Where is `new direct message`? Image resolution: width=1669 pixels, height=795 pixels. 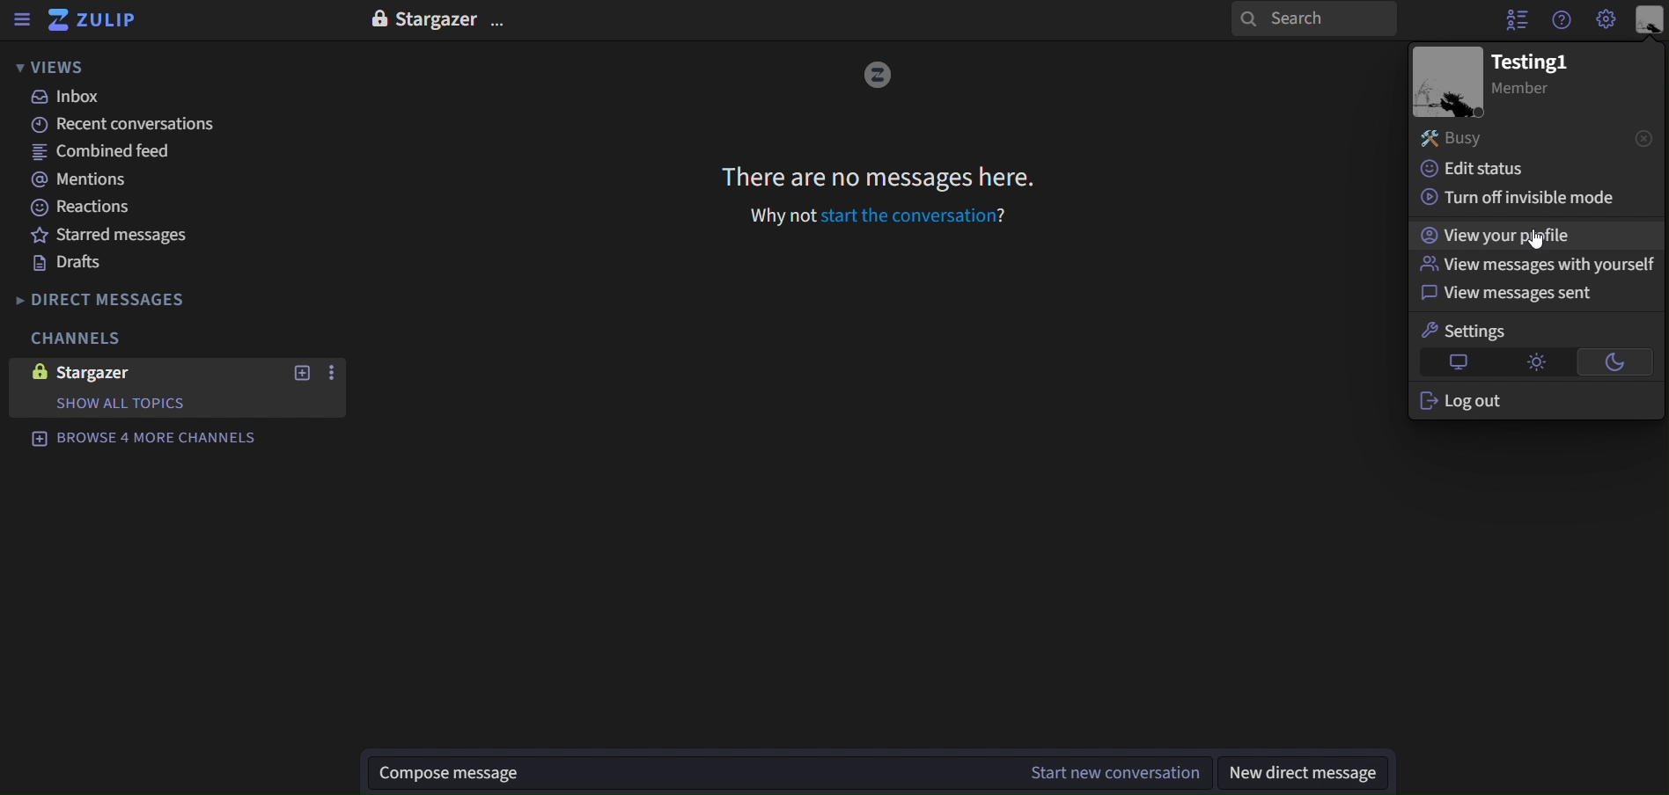 new direct message is located at coordinates (1309, 775).